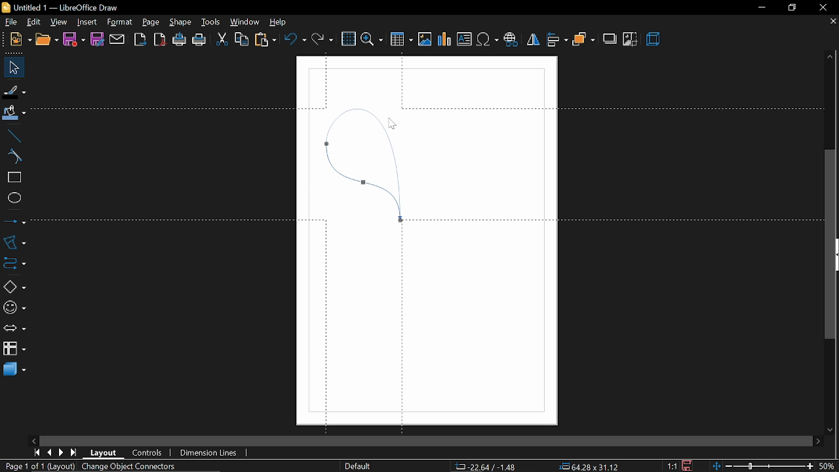 The height and width of the screenshot is (472, 839). I want to click on new, so click(16, 41).